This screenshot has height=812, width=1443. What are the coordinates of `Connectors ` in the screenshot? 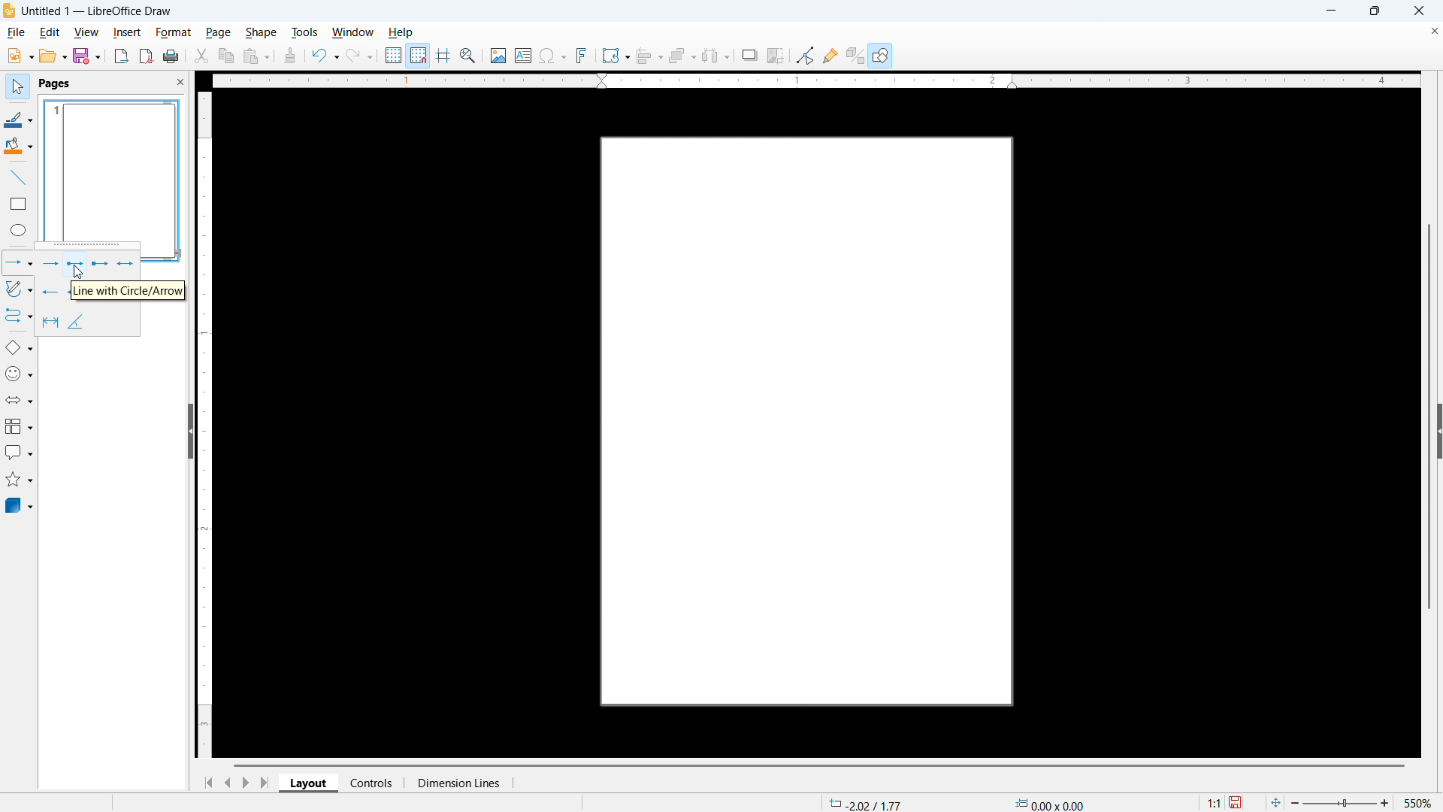 It's located at (20, 316).